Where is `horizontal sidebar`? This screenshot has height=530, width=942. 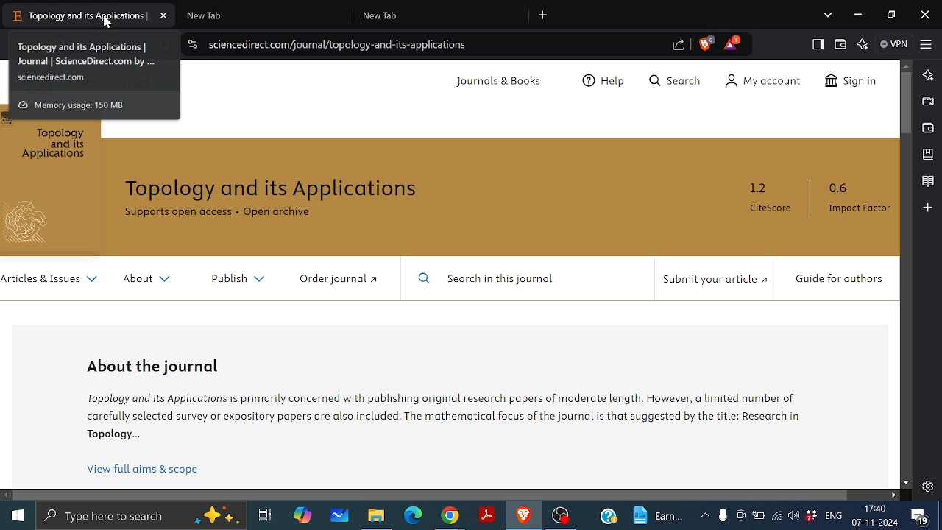
horizontal sidebar is located at coordinates (432, 494).